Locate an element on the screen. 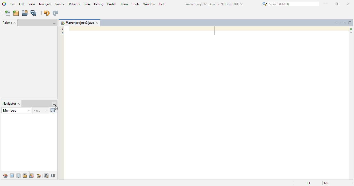 The image size is (354, 186). refactor is located at coordinates (75, 4).